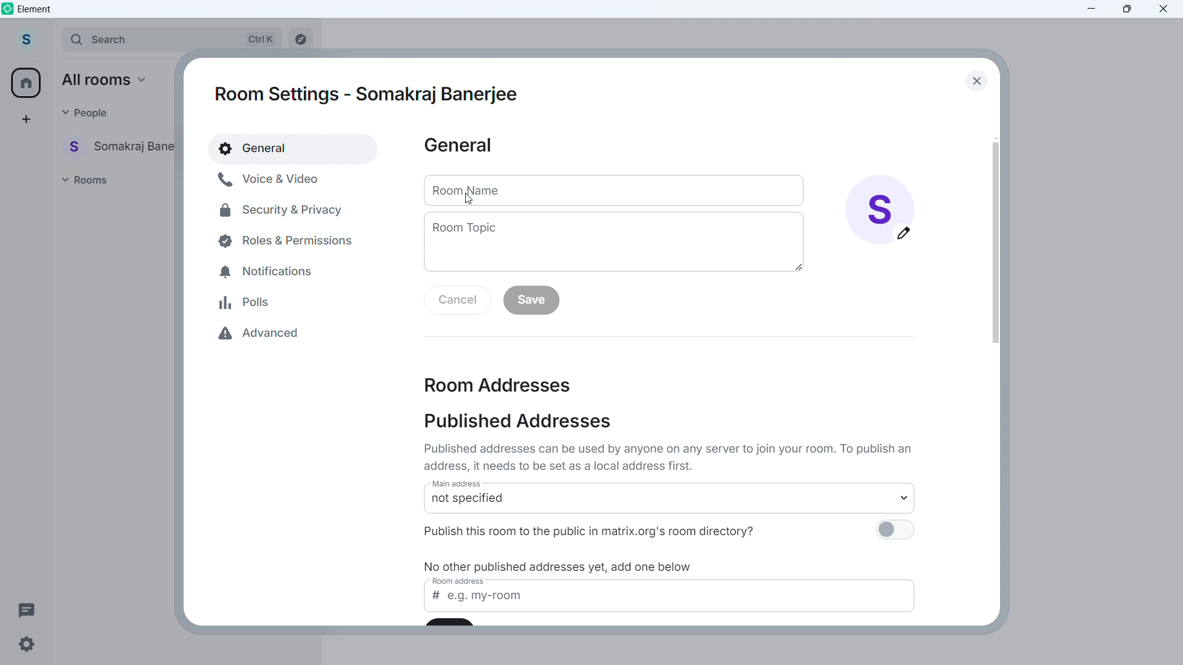 Image resolution: width=1183 pixels, height=665 pixels. Describe the element at coordinates (35, 9) in the screenshot. I see `element` at that location.